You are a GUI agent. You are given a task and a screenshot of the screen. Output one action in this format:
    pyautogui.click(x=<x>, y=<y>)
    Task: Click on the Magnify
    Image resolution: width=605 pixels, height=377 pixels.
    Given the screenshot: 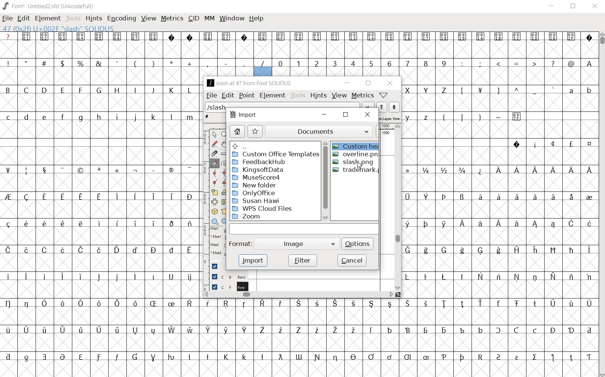 What is the action you would take?
    pyautogui.click(x=224, y=135)
    